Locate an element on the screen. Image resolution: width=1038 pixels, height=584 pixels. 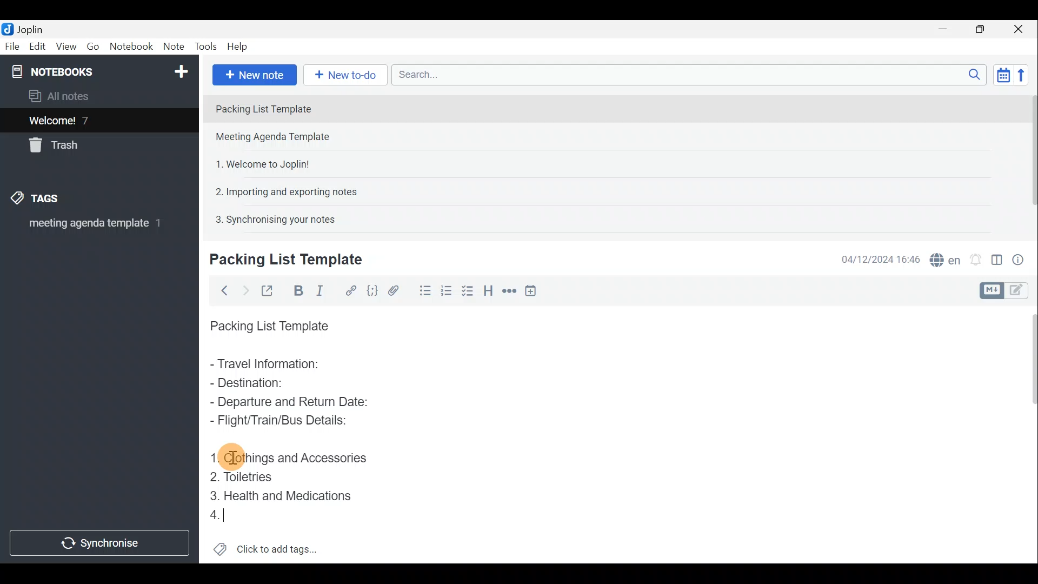
Back is located at coordinates (222, 290).